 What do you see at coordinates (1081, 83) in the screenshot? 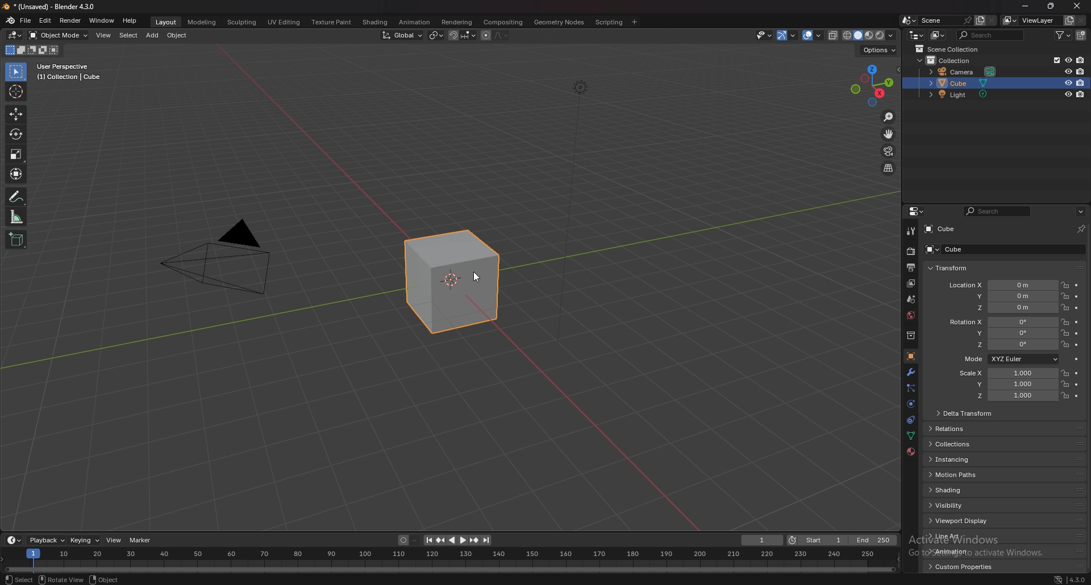
I see `disable in render` at bounding box center [1081, 83].